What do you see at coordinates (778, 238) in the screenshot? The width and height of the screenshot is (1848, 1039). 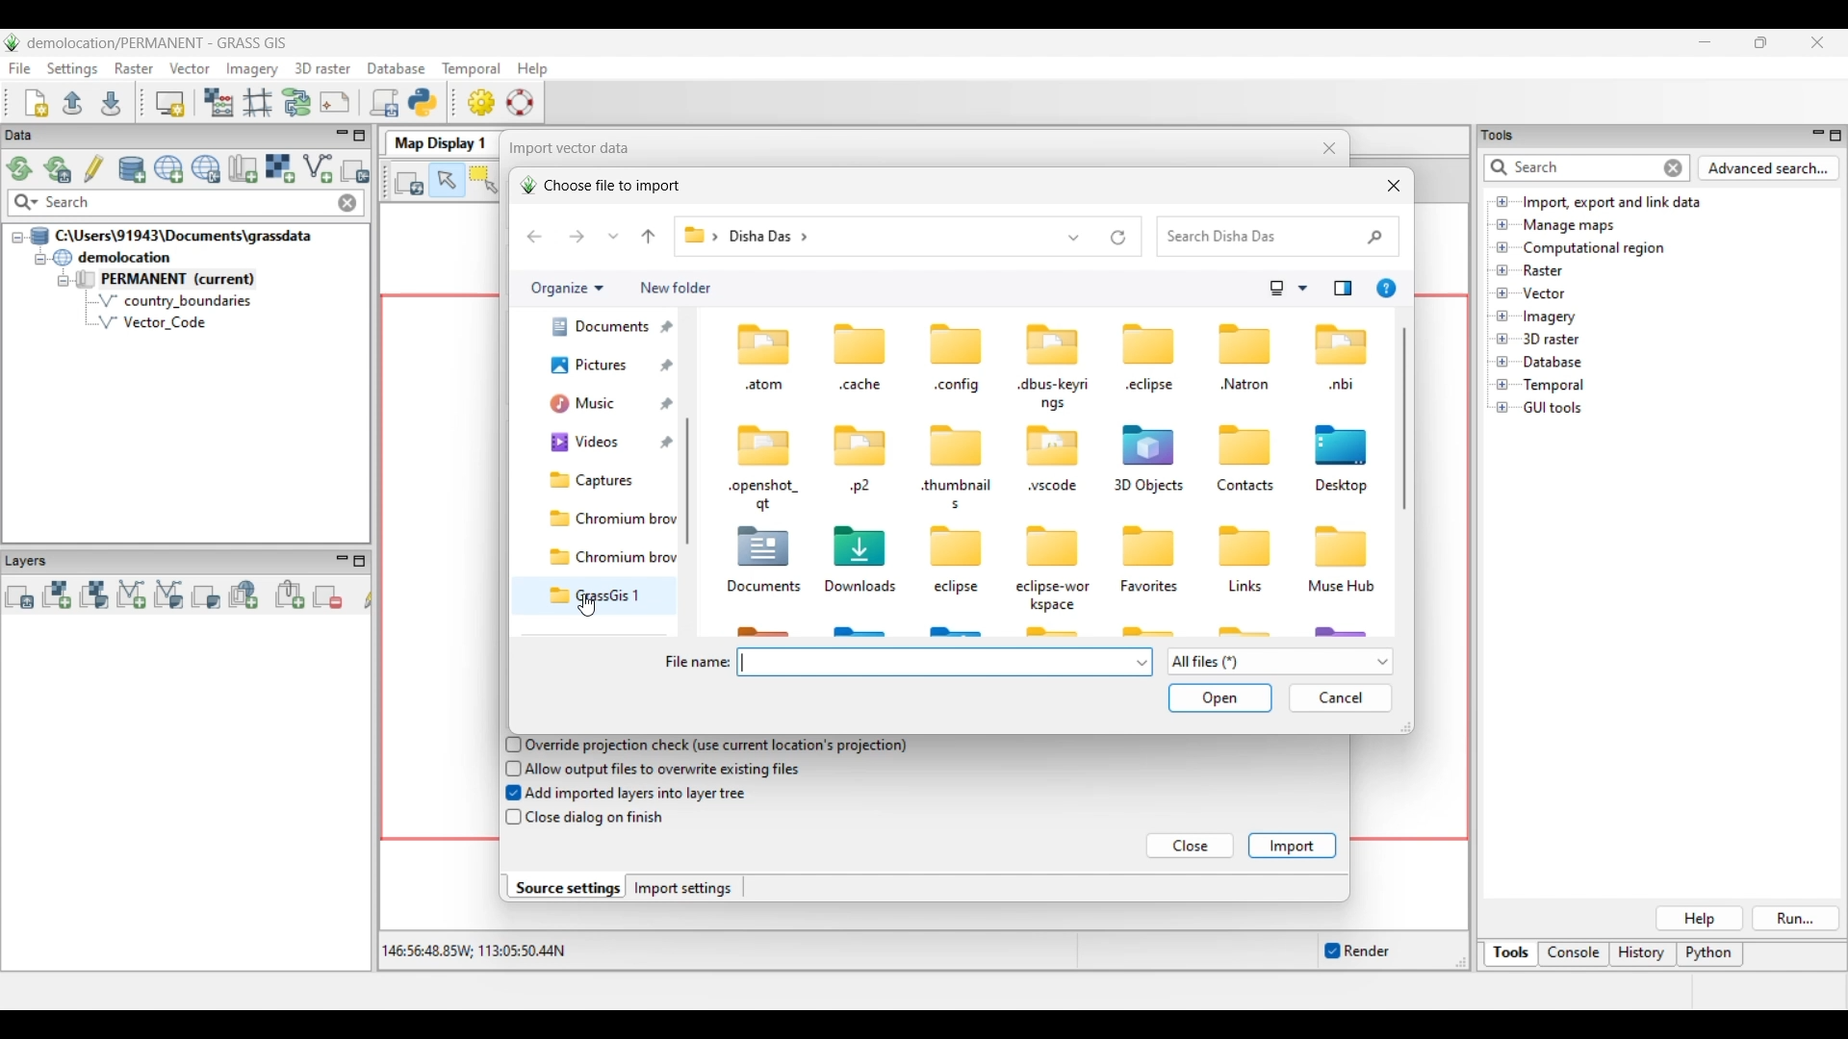 I see `disha das` at bounding box center [778, 238].